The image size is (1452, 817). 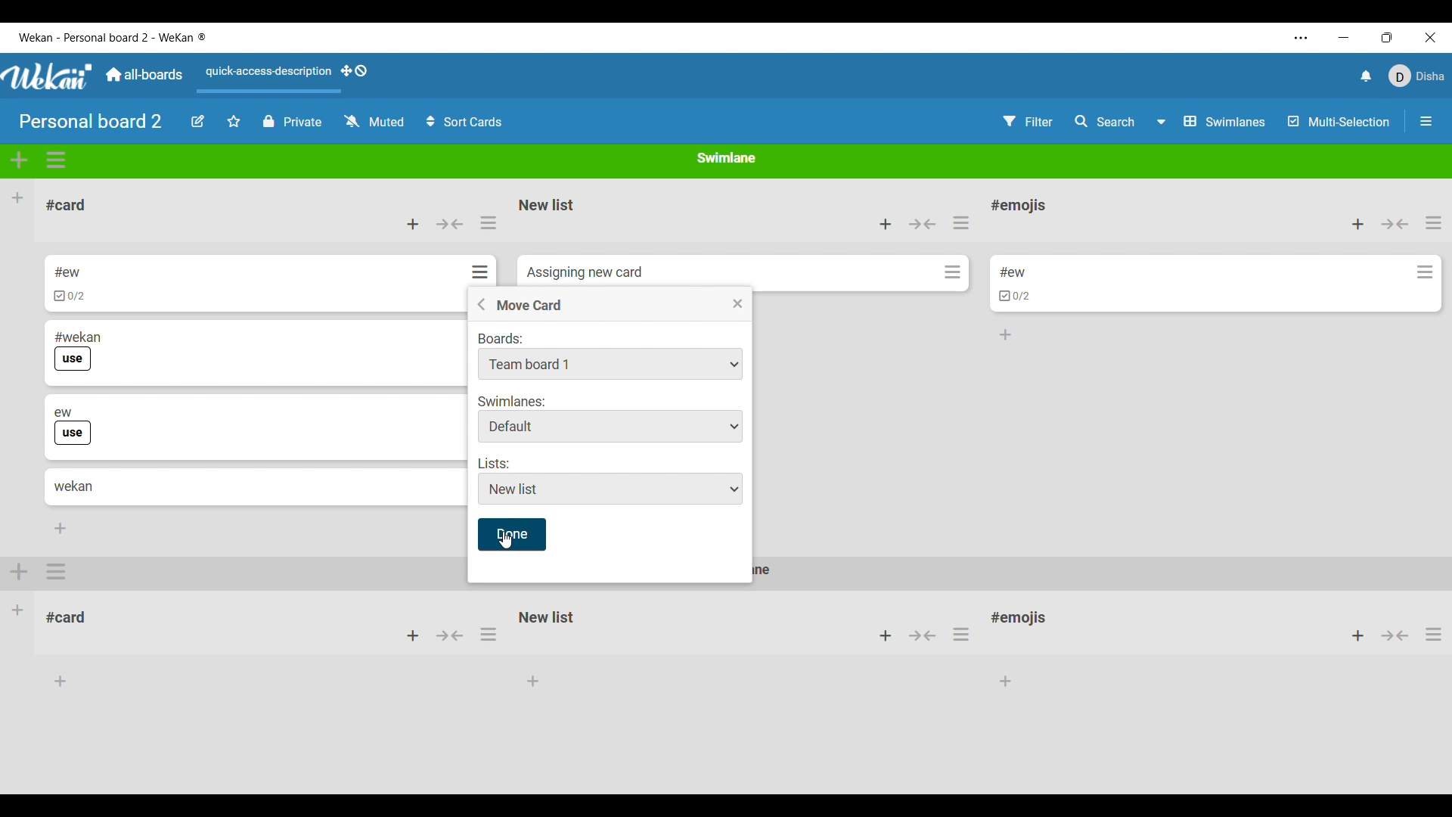 What do you see at coordinates (354, 71) in the screenshot?
I see `Show desktop drag handles` at bounding box center [354, 71].